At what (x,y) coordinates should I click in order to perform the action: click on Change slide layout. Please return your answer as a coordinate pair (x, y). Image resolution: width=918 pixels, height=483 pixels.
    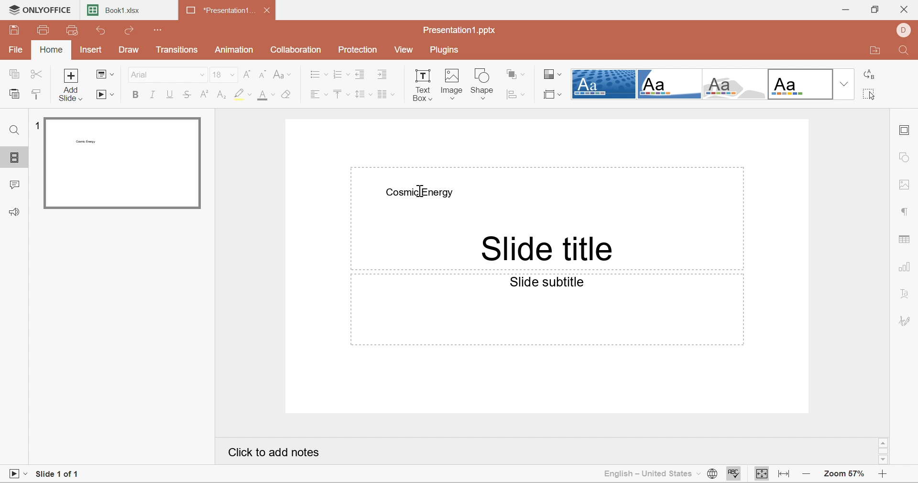
    Looking at the image, I should click on (105, 74).